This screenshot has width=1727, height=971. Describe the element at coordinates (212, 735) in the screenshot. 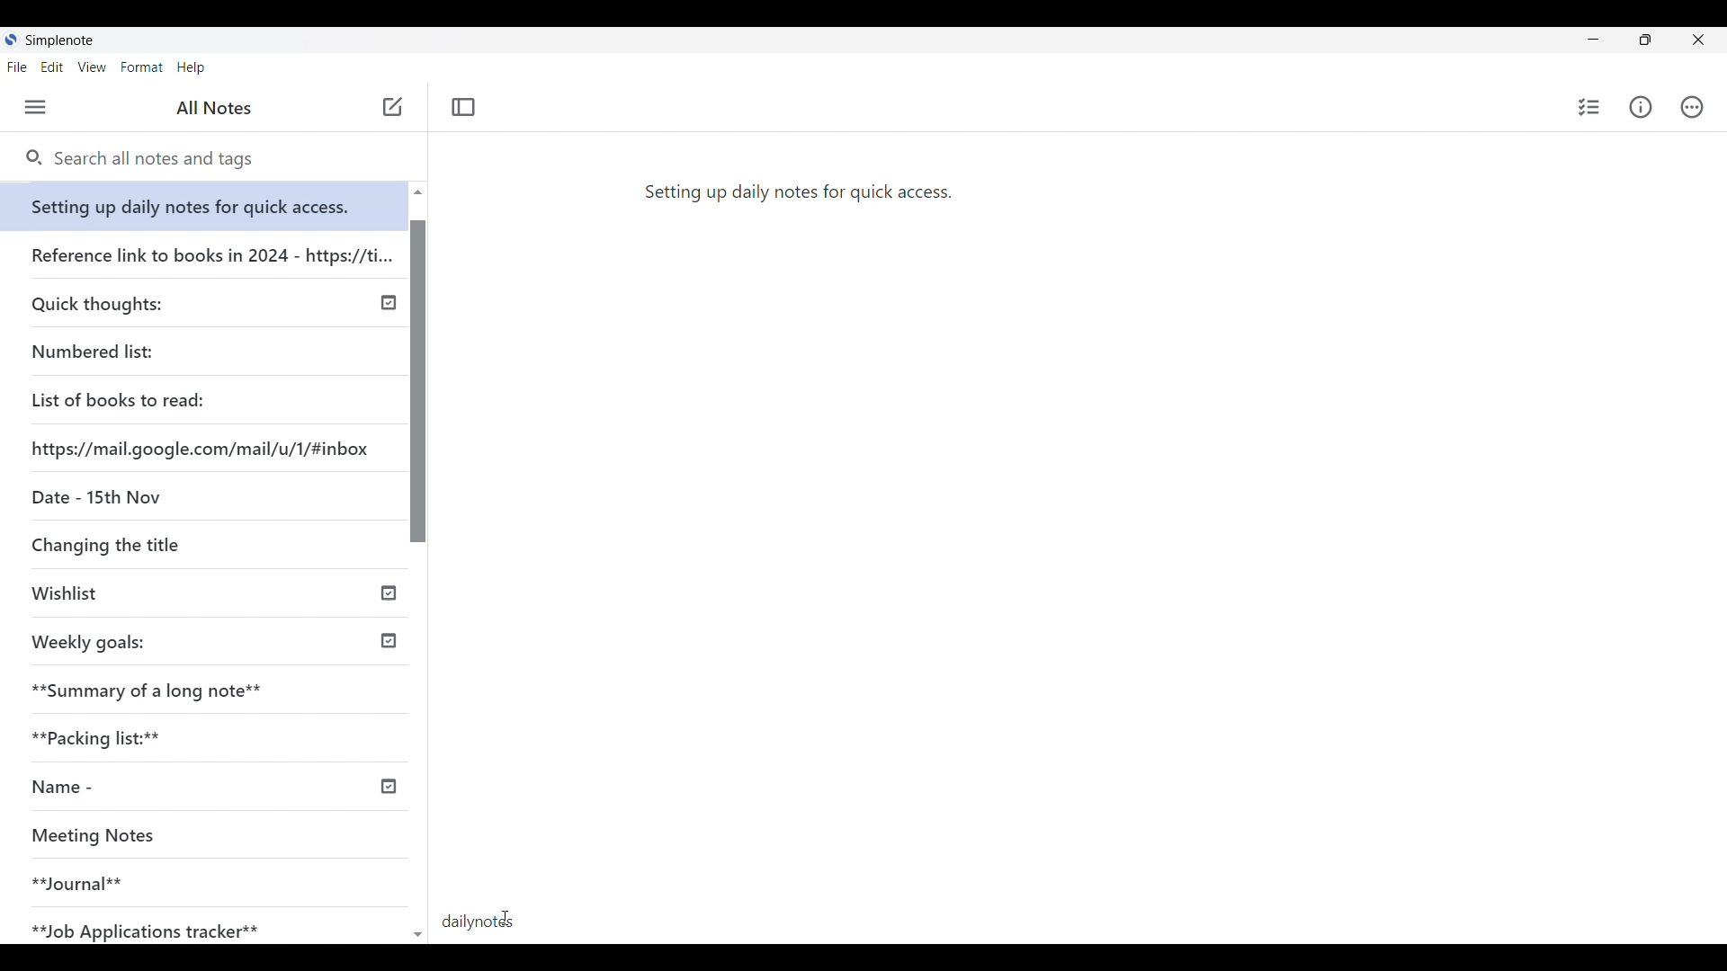

I see `Packing lists` at that location.